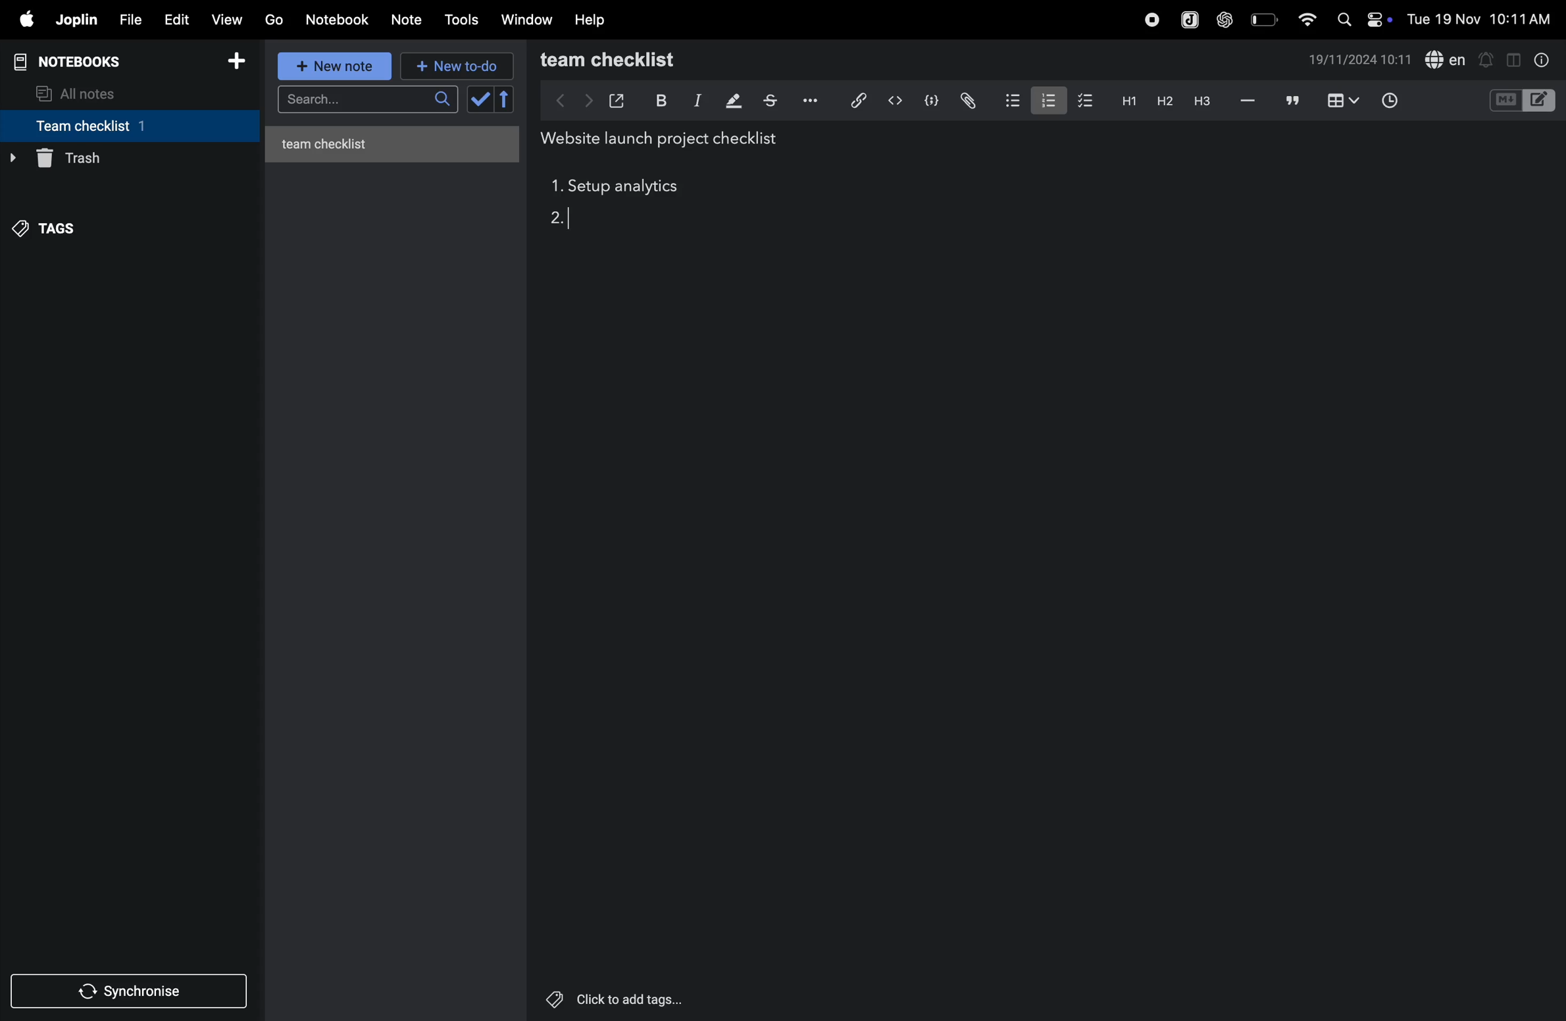 The image size is (1566, 1021). What do you see at coordinates (1480, 20) in the screenshot?
I see `date and time` at bounding box center [1480, 20].